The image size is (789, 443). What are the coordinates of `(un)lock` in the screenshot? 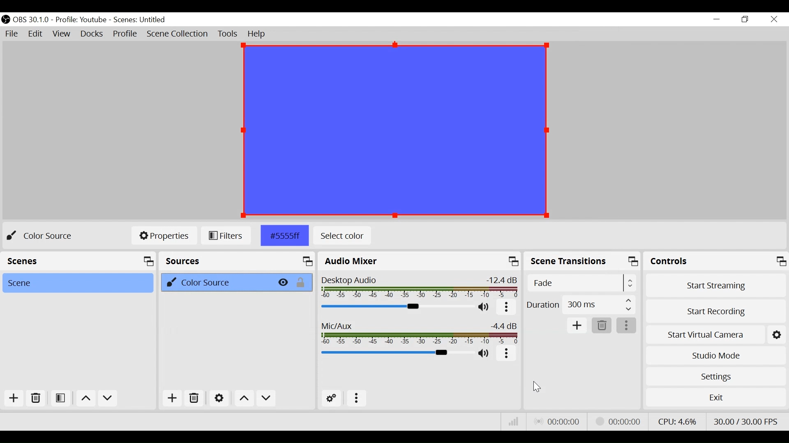 It's located at (302, 283).